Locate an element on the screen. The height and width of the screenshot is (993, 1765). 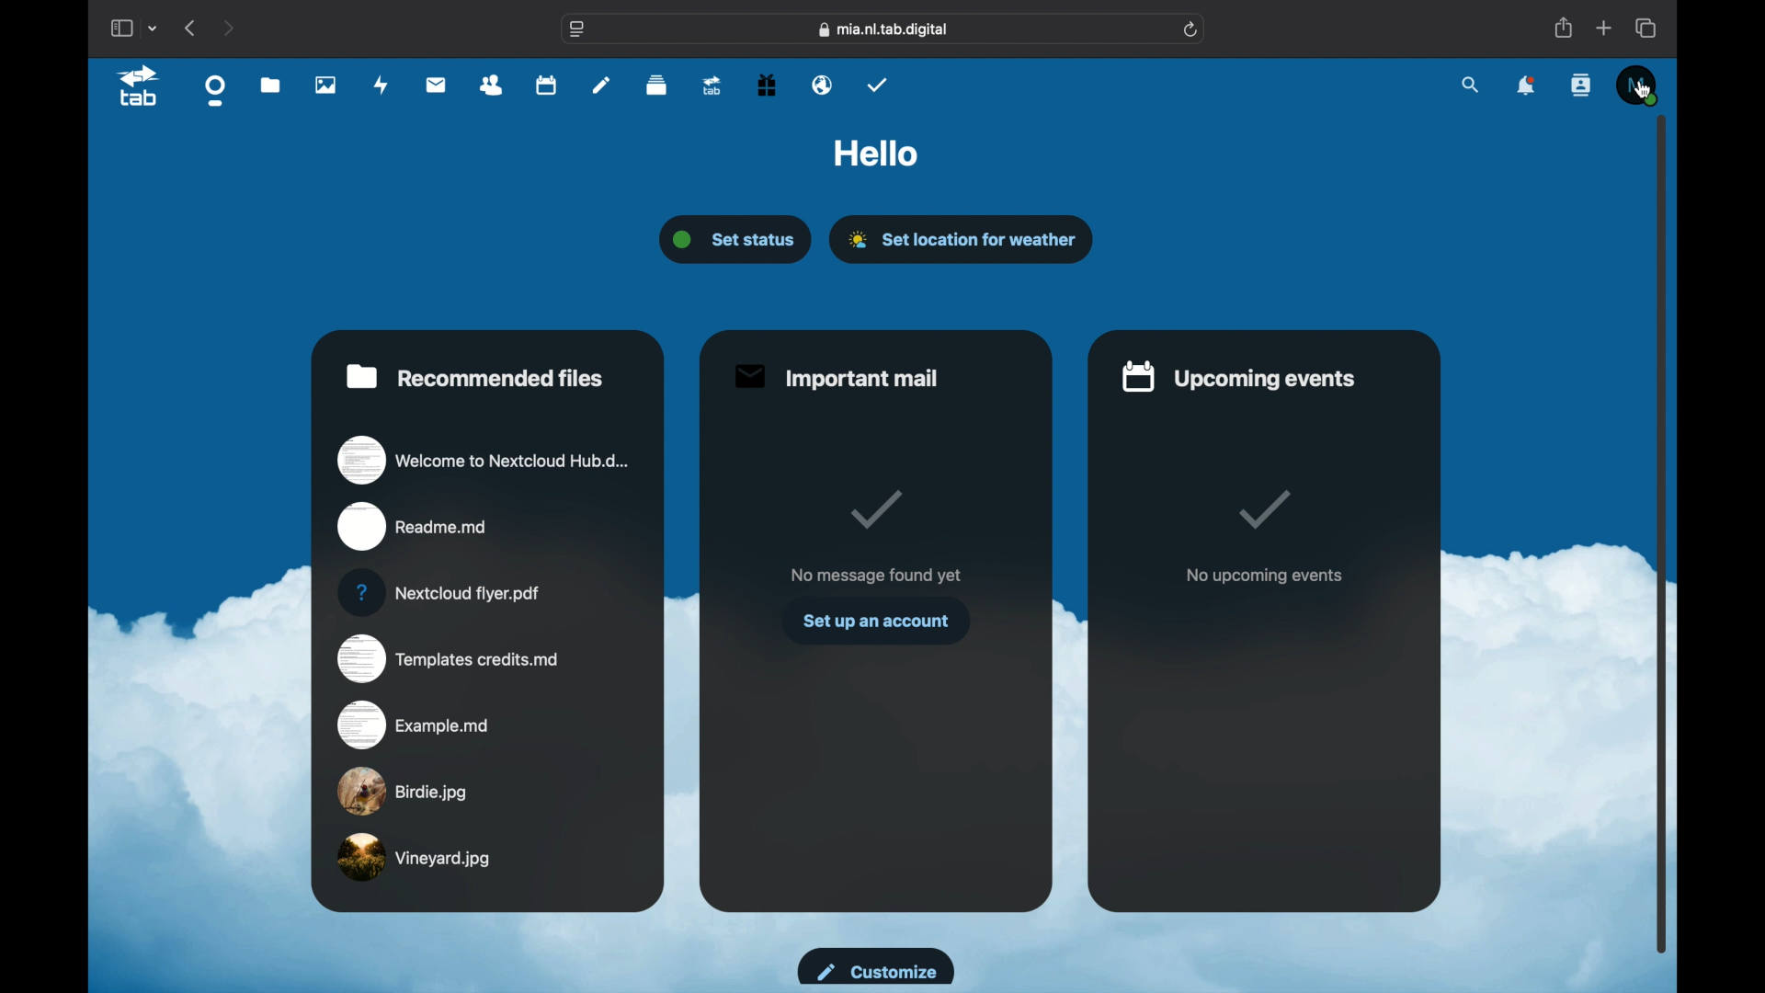
website settings is located at coordinates (577, 30).